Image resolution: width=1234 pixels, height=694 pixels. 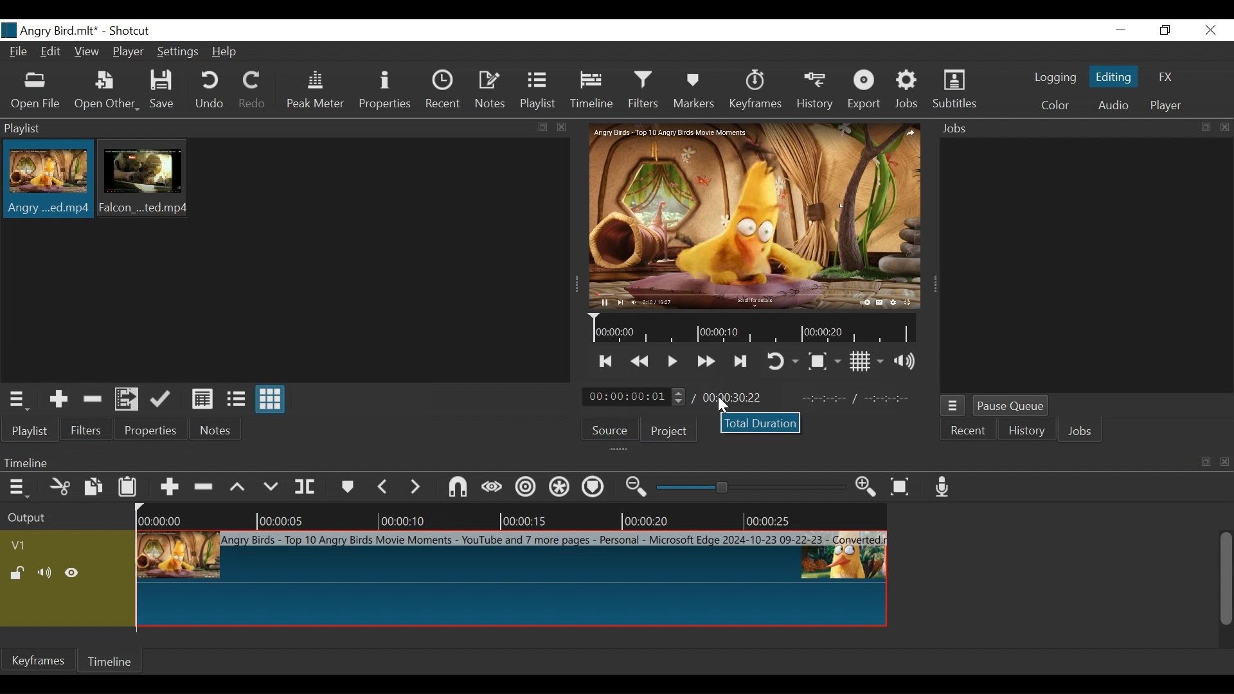 I want to click on Play backward Quickly, so click(x=642, y=360).